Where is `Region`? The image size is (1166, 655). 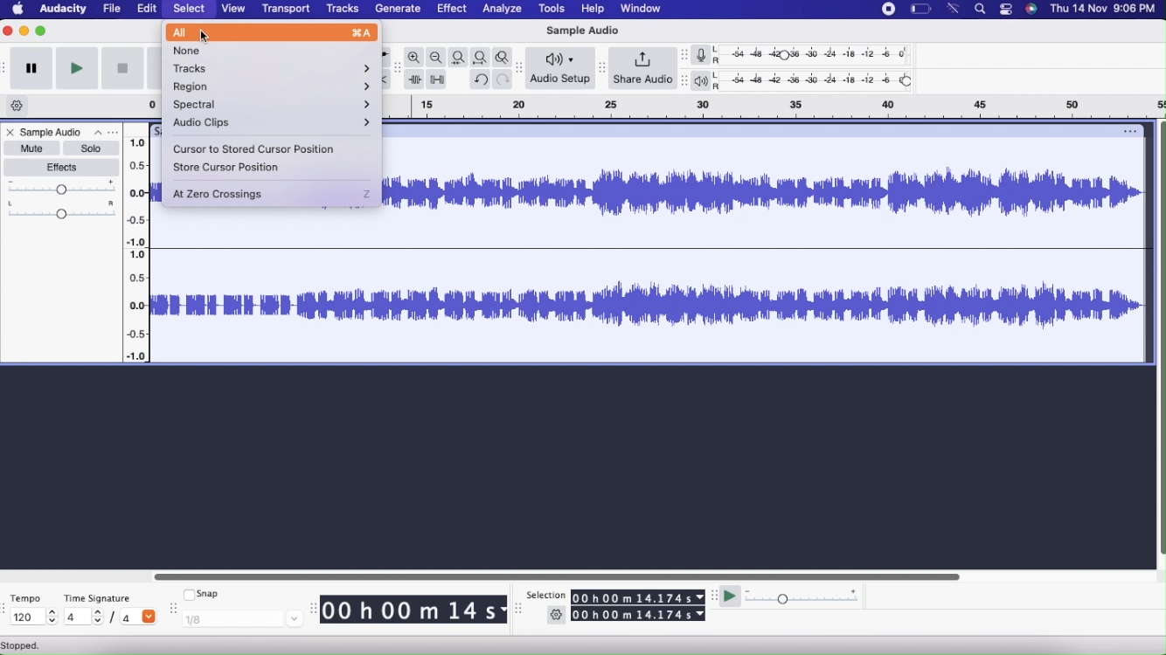 Region is located at coordinates (274, 87).